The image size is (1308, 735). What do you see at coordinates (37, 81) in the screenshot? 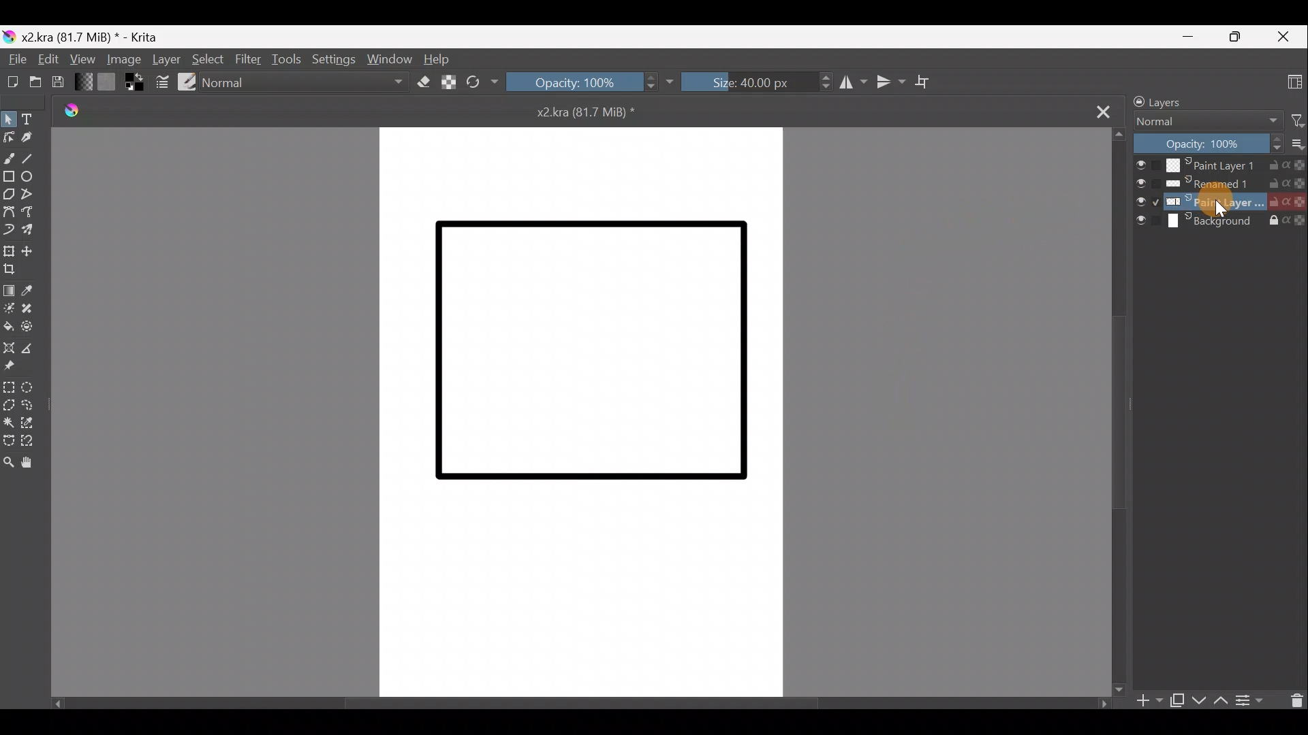
I see `Open an existing document` at bounding box center [37, 81].